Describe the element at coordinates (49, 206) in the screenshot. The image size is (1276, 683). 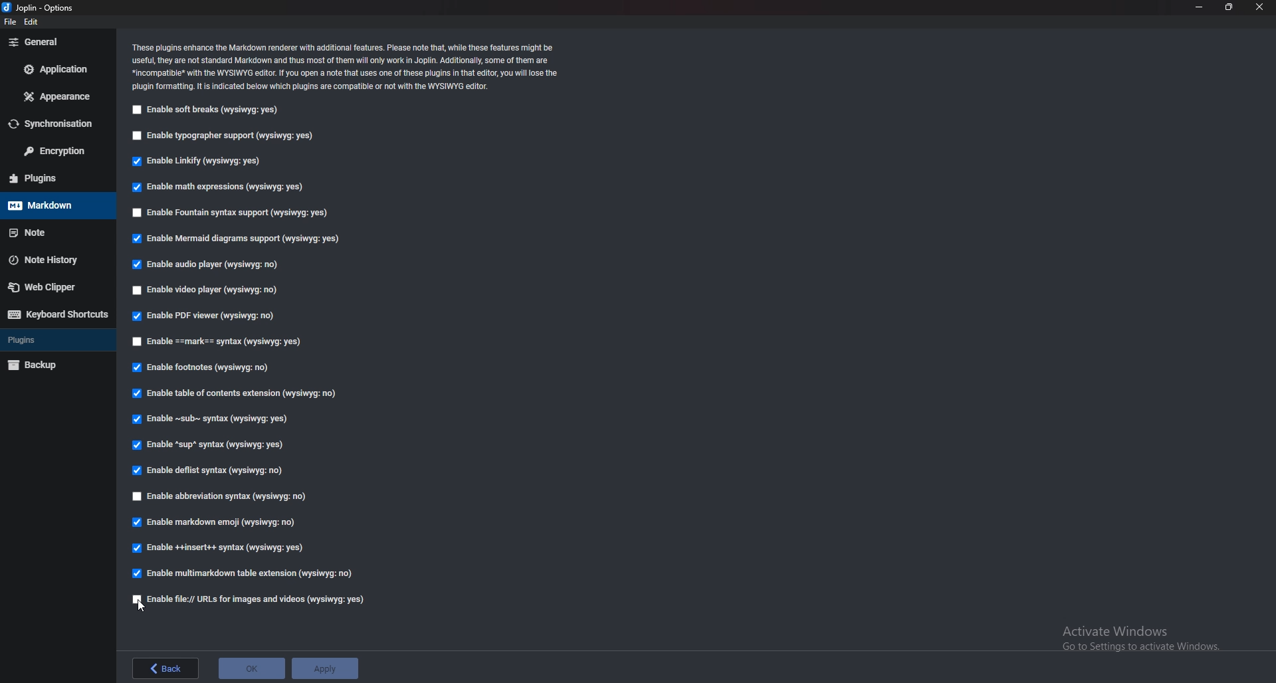
I see `Mark down` at that location.